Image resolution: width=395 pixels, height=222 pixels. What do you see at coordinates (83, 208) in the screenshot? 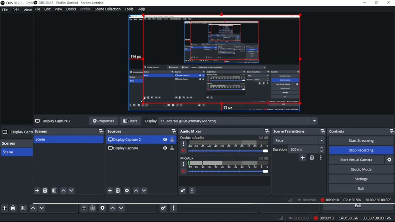
I see `Add source` at bounding box center [83, 208].